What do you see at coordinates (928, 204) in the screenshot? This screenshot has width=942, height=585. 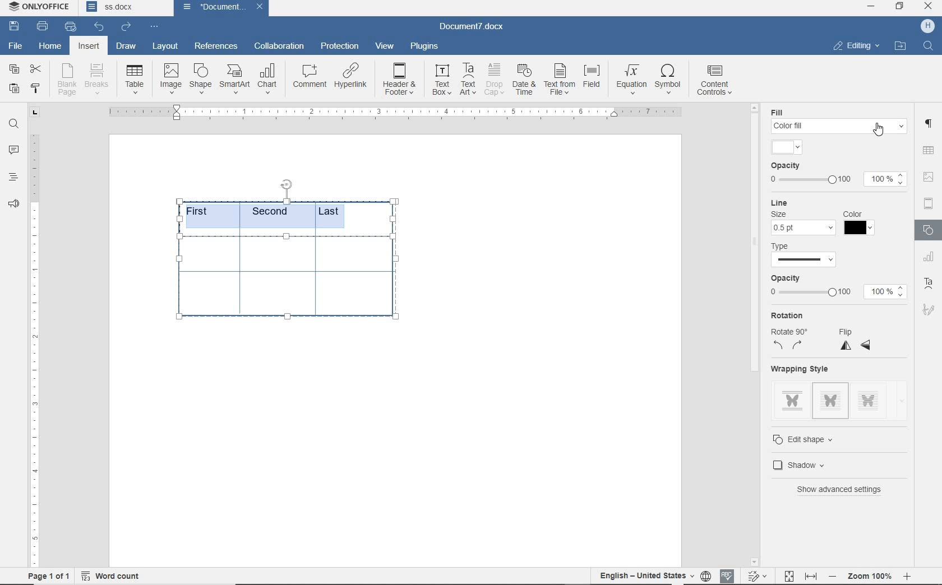 I see `HEADER & FOOTER` at bounding box center [928, 204].